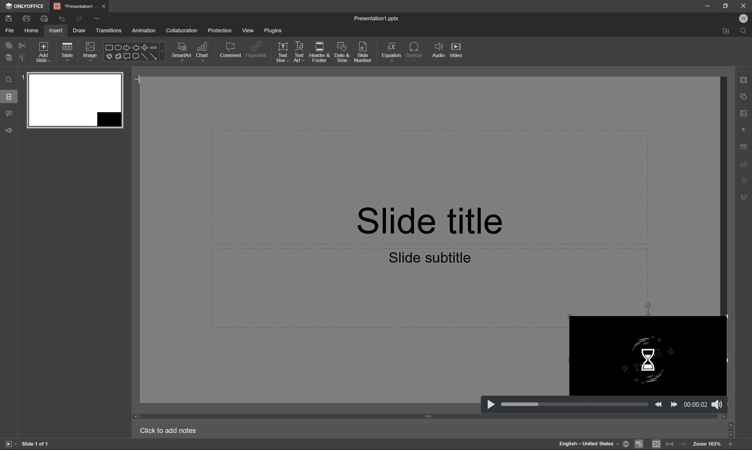 The height and width of the screenshot is (450, 752). I want to click on slide number, so click(365, 53).